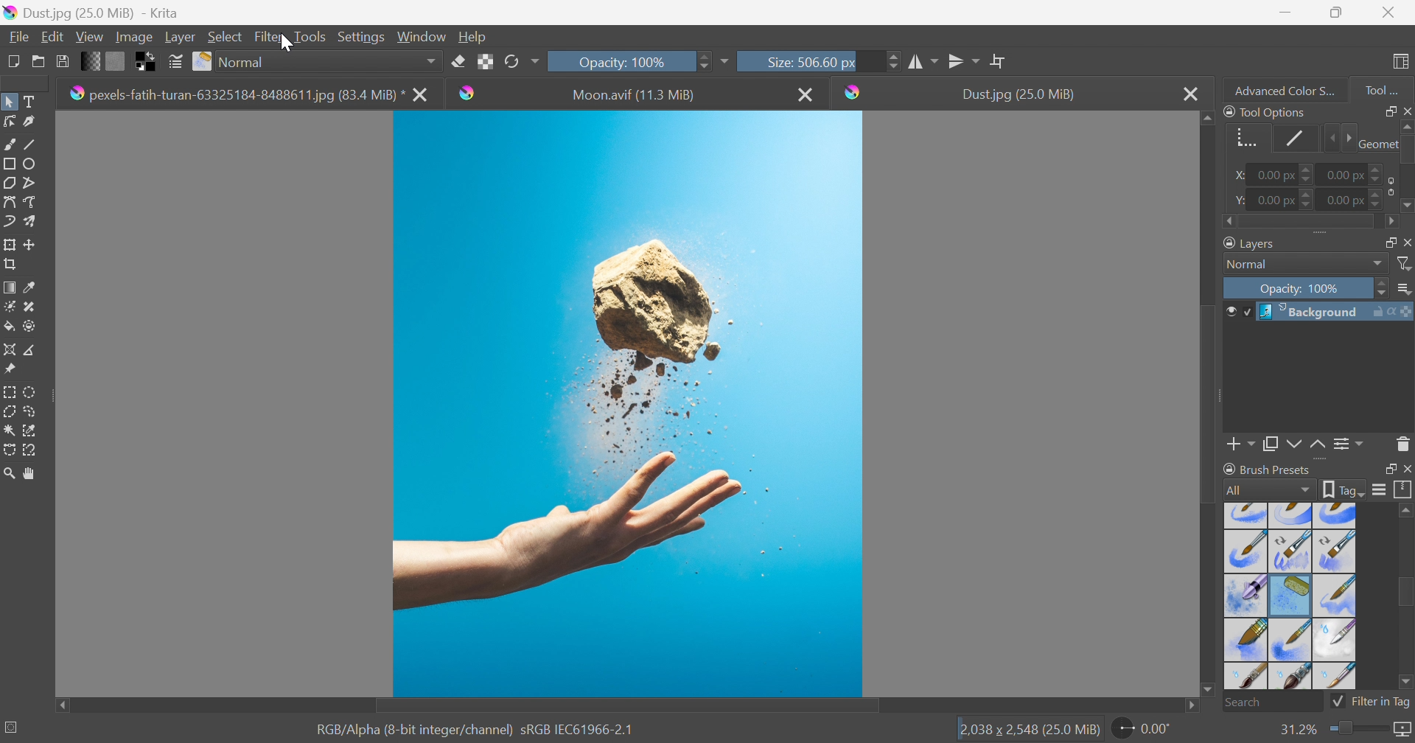  I want to click on Drop Down, so click(1378, 264).